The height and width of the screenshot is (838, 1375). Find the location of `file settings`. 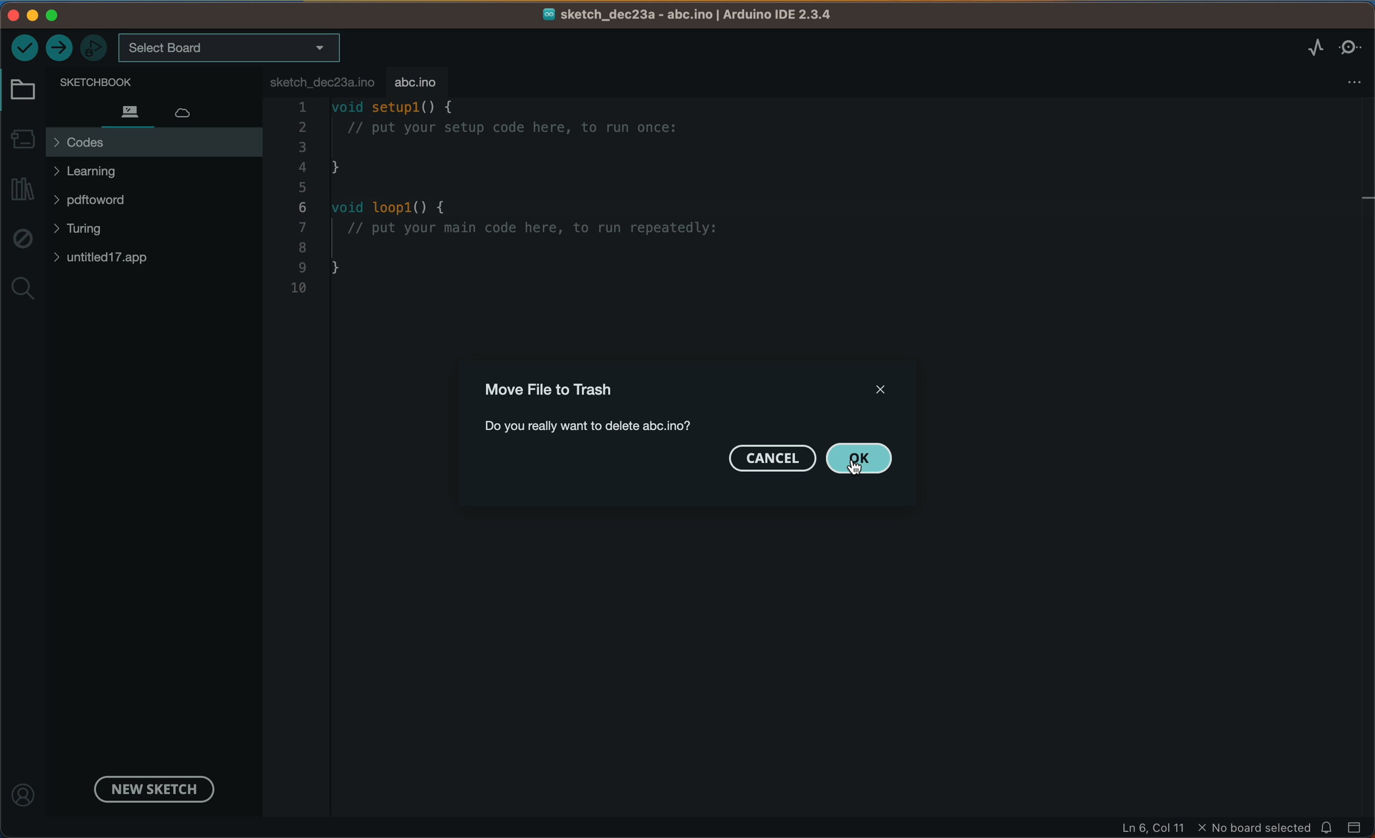

file settings is located at coordinates (1336, 80).